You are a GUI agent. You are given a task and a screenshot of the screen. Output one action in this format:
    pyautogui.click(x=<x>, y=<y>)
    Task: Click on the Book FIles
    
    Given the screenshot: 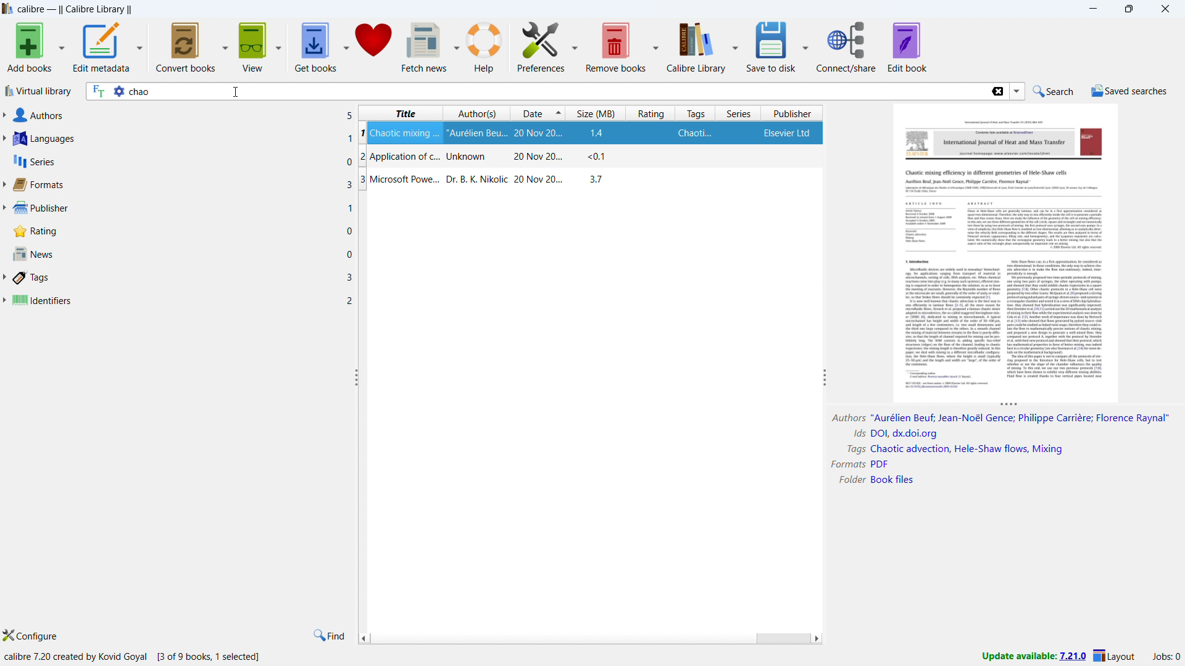 What is the action you would take?
    pyautogui.click(x=899, y=482)
    